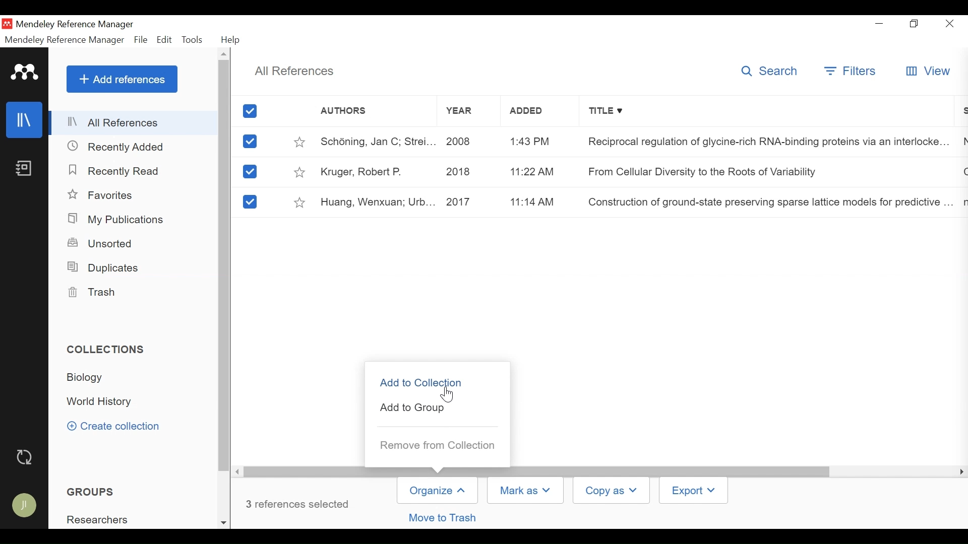  I want to click on 2017, so click(468, 201).